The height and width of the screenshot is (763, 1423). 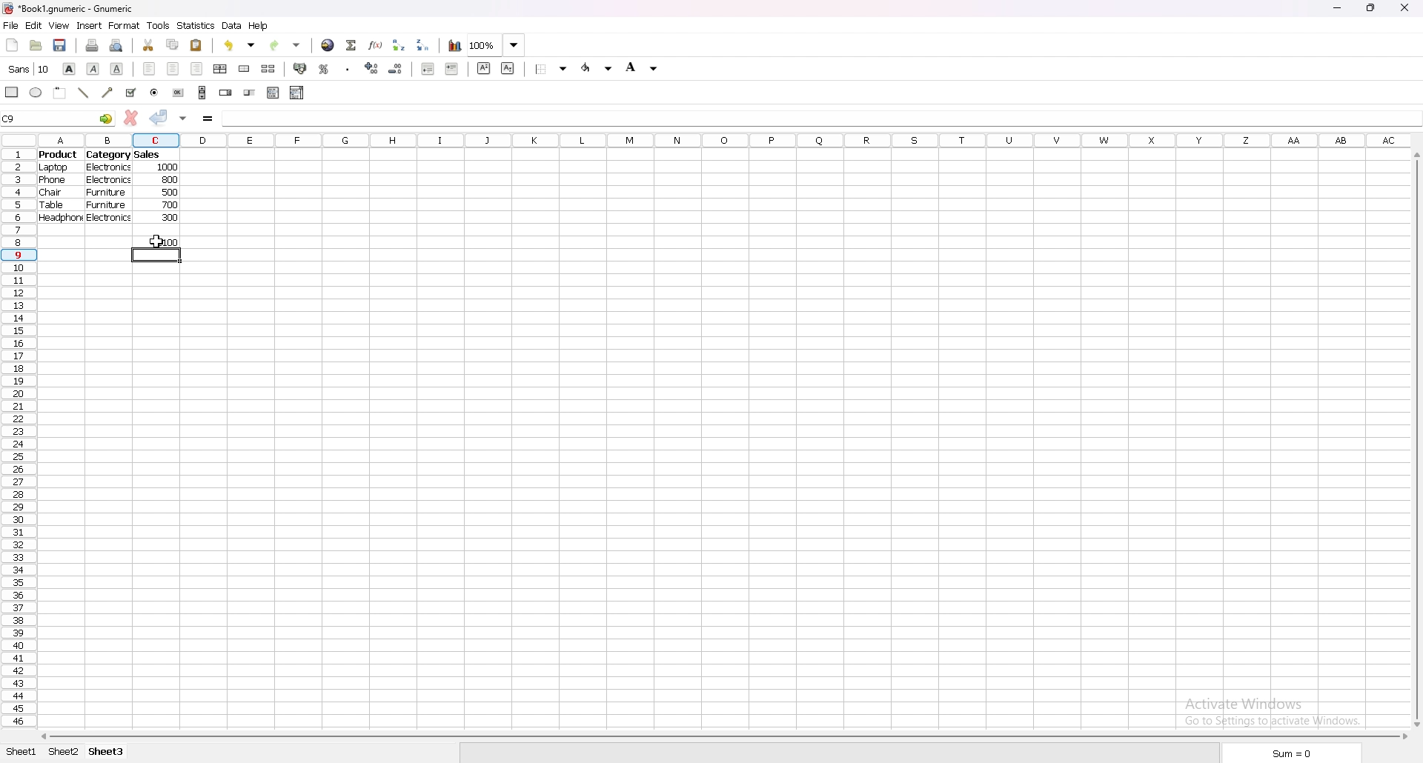 What do you see at coordinates (396, 70) in the screenshot?
I see `decrease decimal points` at bounding box center [396, 70].